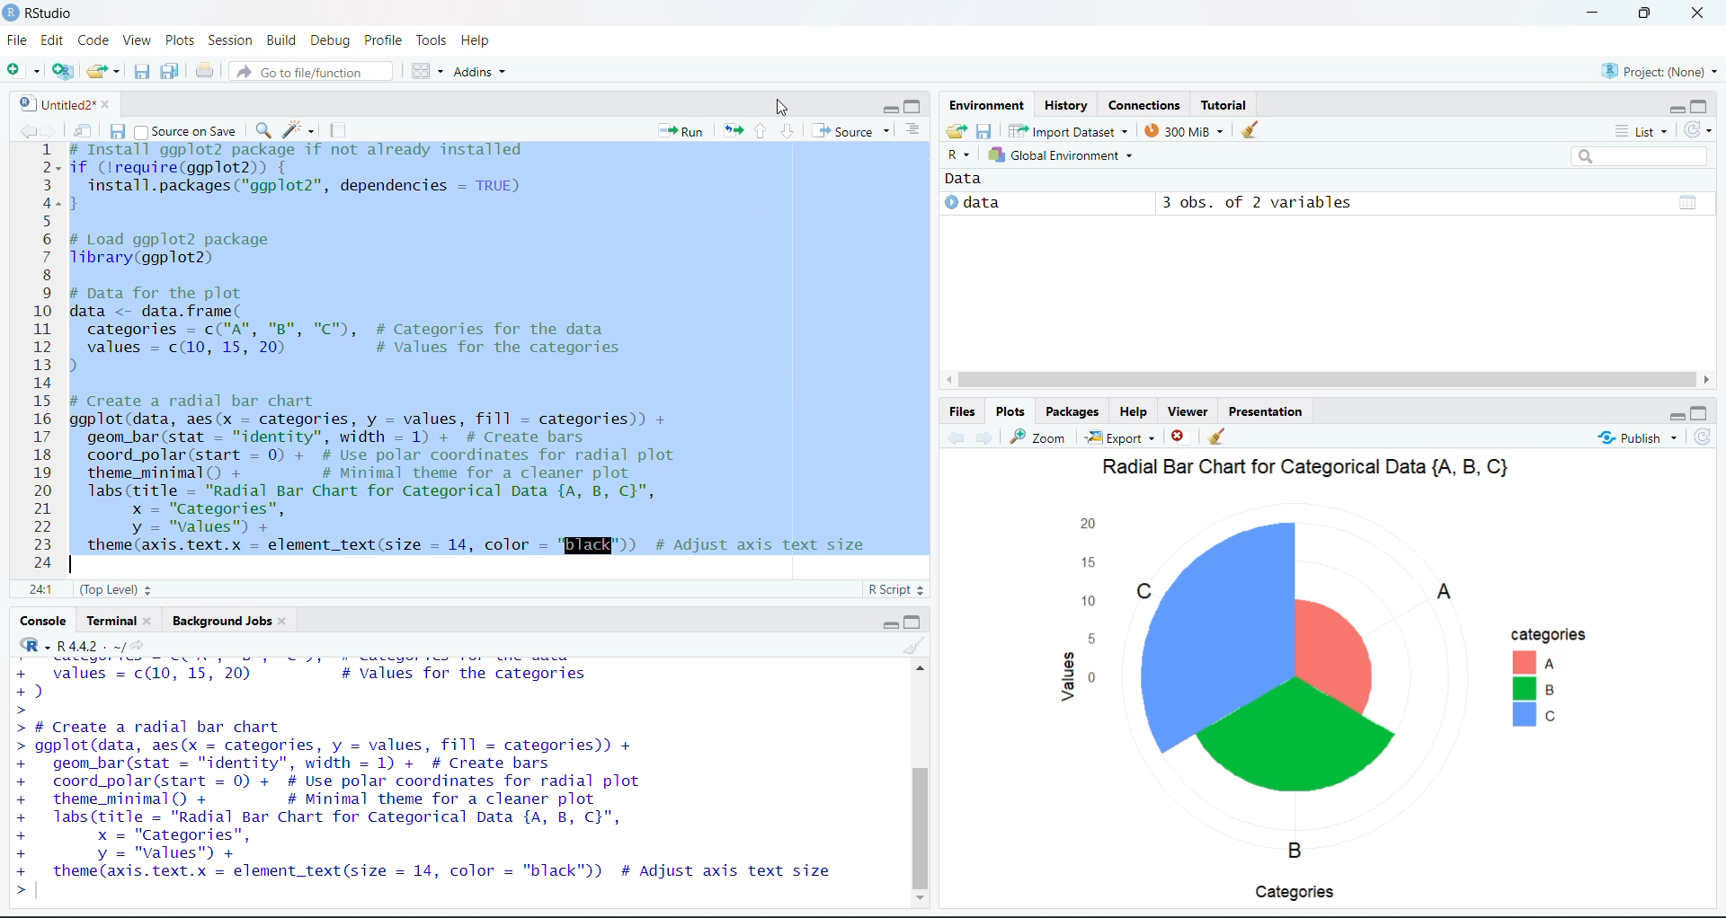 The width and height of the screenshot is (1726, 918). What do you see at coordinates (431, 41) in the screenshot?
I see `Tools` at bounding box center [431, 41].